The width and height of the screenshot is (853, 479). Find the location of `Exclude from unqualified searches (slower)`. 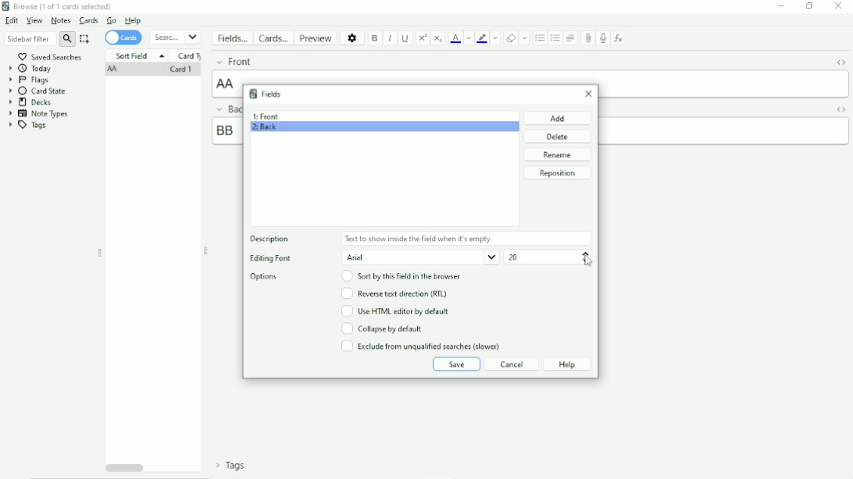

Exclude from unqualified searches (slower) is located at coordinates (421, 346).